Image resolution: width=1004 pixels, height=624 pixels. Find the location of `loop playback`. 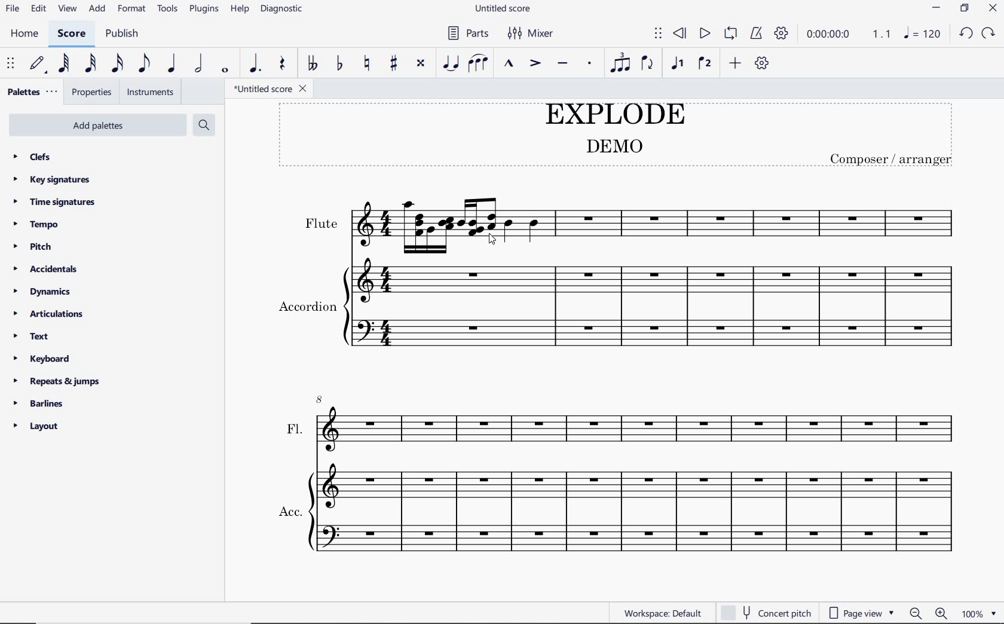

loop playback is located at coordinates (730, 35).